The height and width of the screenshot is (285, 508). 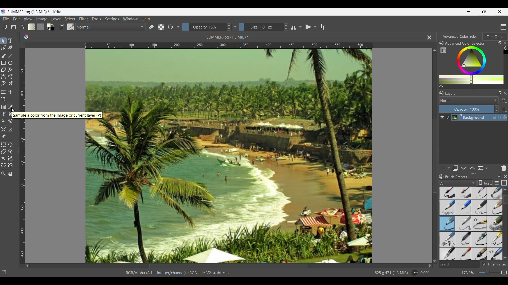 I want to click on Tag, so click(x=485, y=183).